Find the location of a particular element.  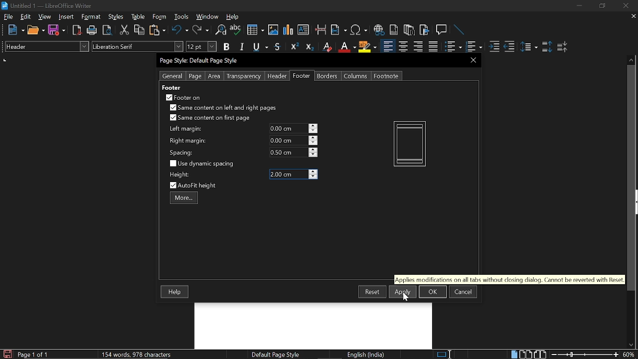

HElp is located at coordinates (233, 16).